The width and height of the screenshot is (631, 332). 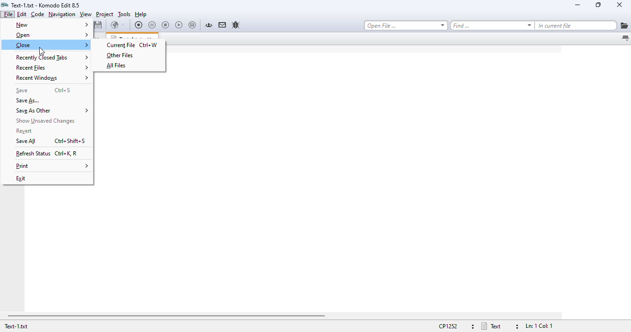 I want to click on current file, so click(x=120, y=45).